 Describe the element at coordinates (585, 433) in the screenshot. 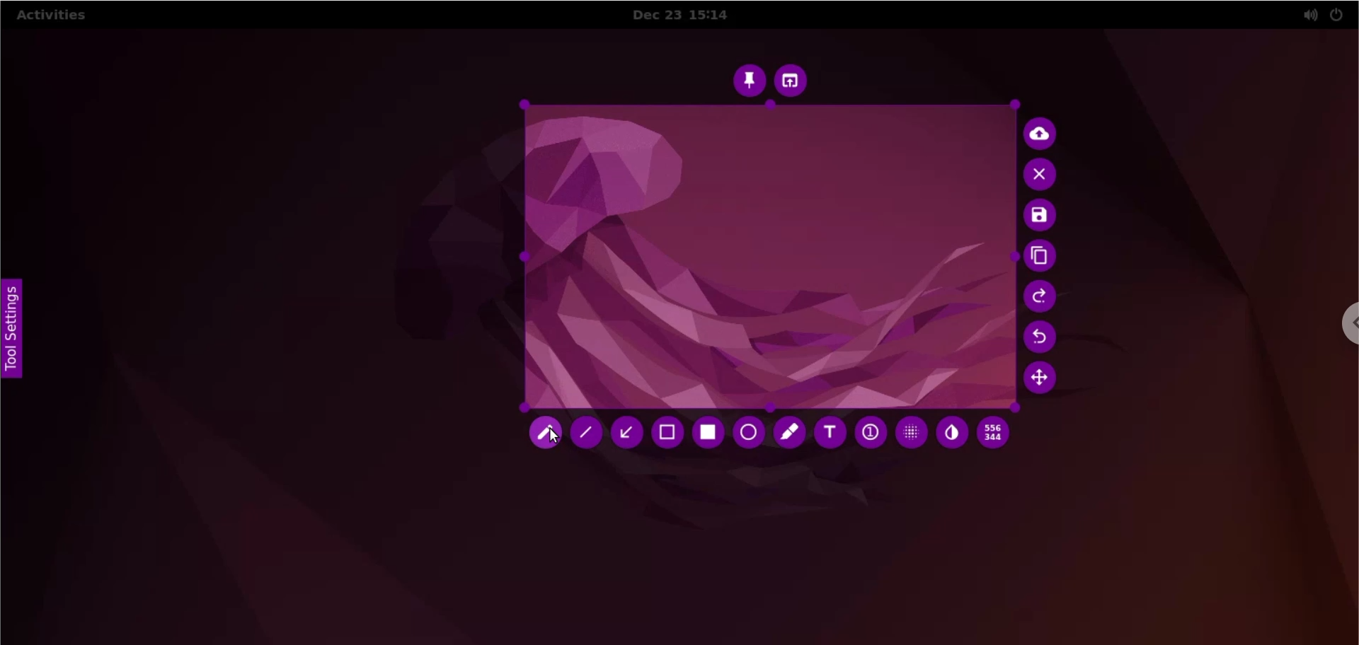

I see `line ` at that location.